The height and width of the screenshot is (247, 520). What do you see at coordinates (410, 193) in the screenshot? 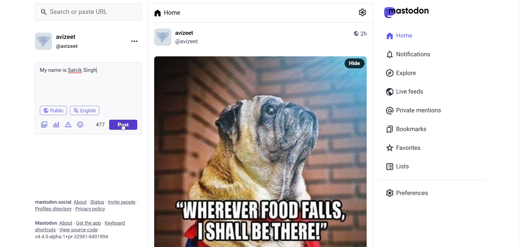
I see `Preferences` at bounding box center [410, 193].